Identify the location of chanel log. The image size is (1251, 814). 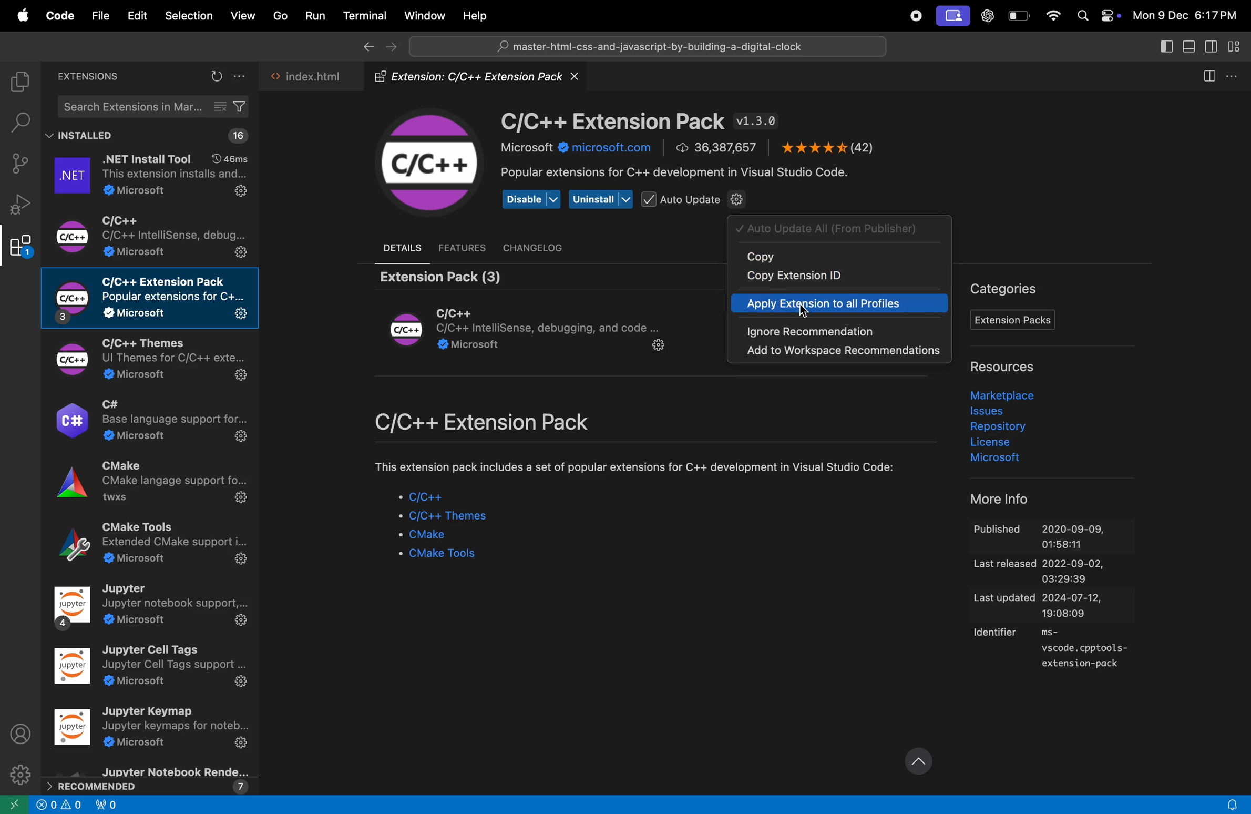
(542, 246).